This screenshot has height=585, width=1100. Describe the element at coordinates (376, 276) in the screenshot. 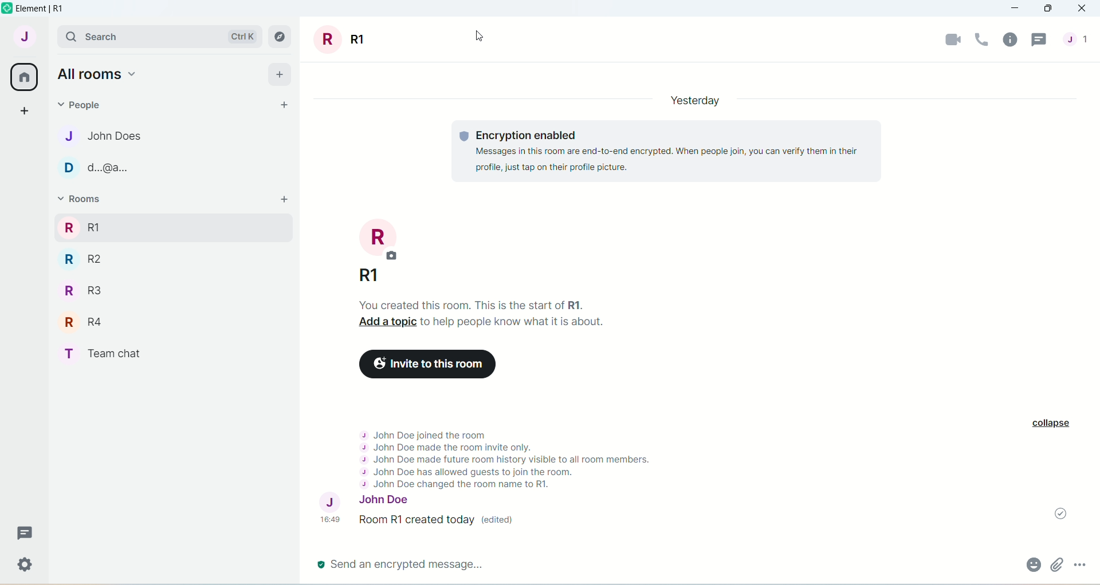

I see `R1` at that location.